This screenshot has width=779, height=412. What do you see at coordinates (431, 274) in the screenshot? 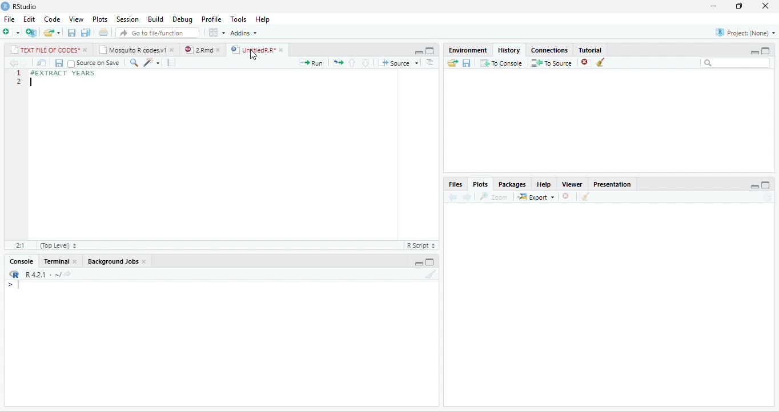
I see `clear` at bounding box center [431, 274].